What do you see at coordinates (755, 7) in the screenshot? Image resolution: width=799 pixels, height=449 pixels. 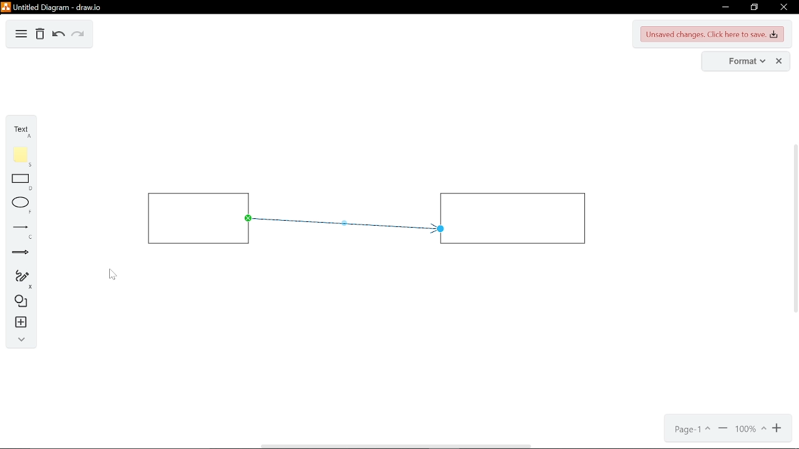 I see `restore down` at bounding box center [755, 7].